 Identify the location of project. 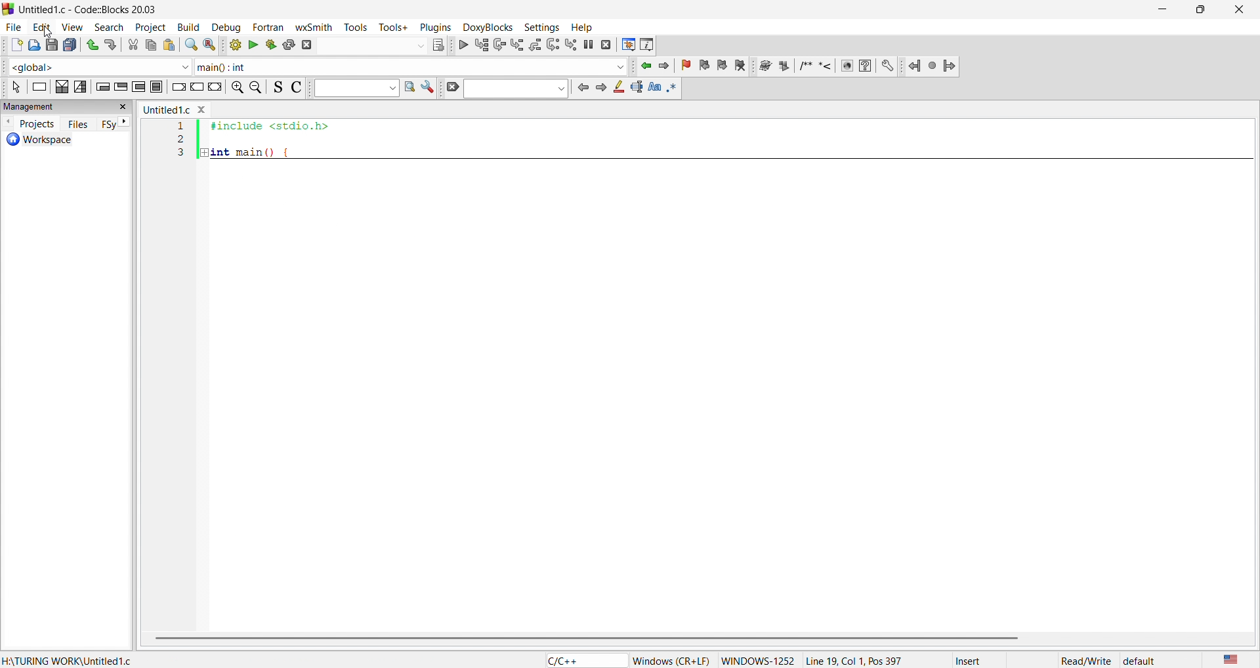
(148, 26).